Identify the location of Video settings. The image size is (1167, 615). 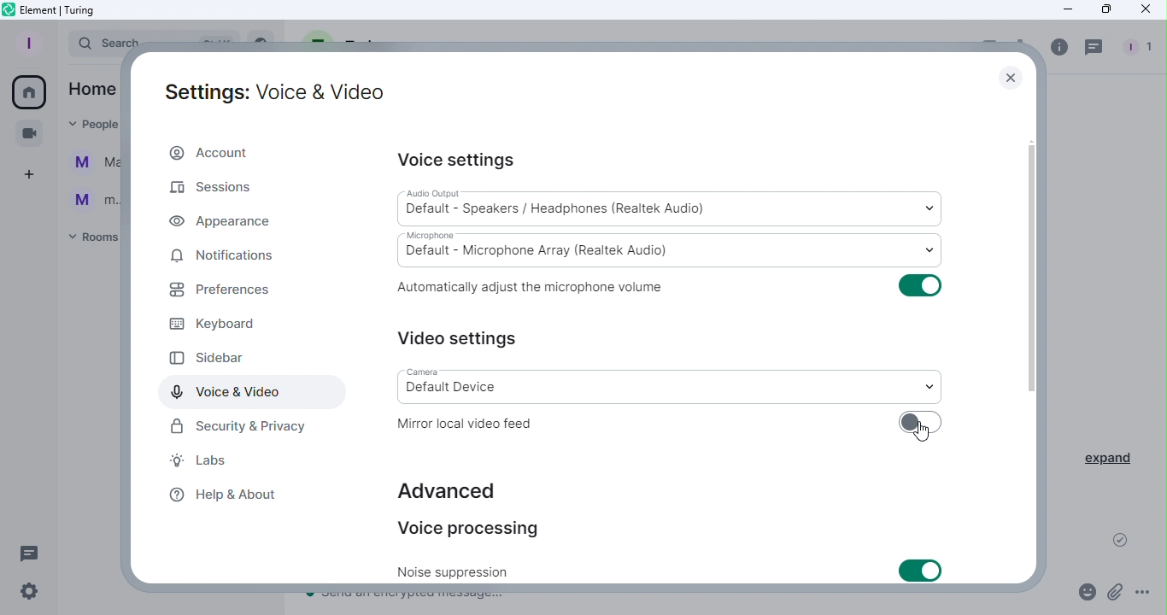
(460, 336).